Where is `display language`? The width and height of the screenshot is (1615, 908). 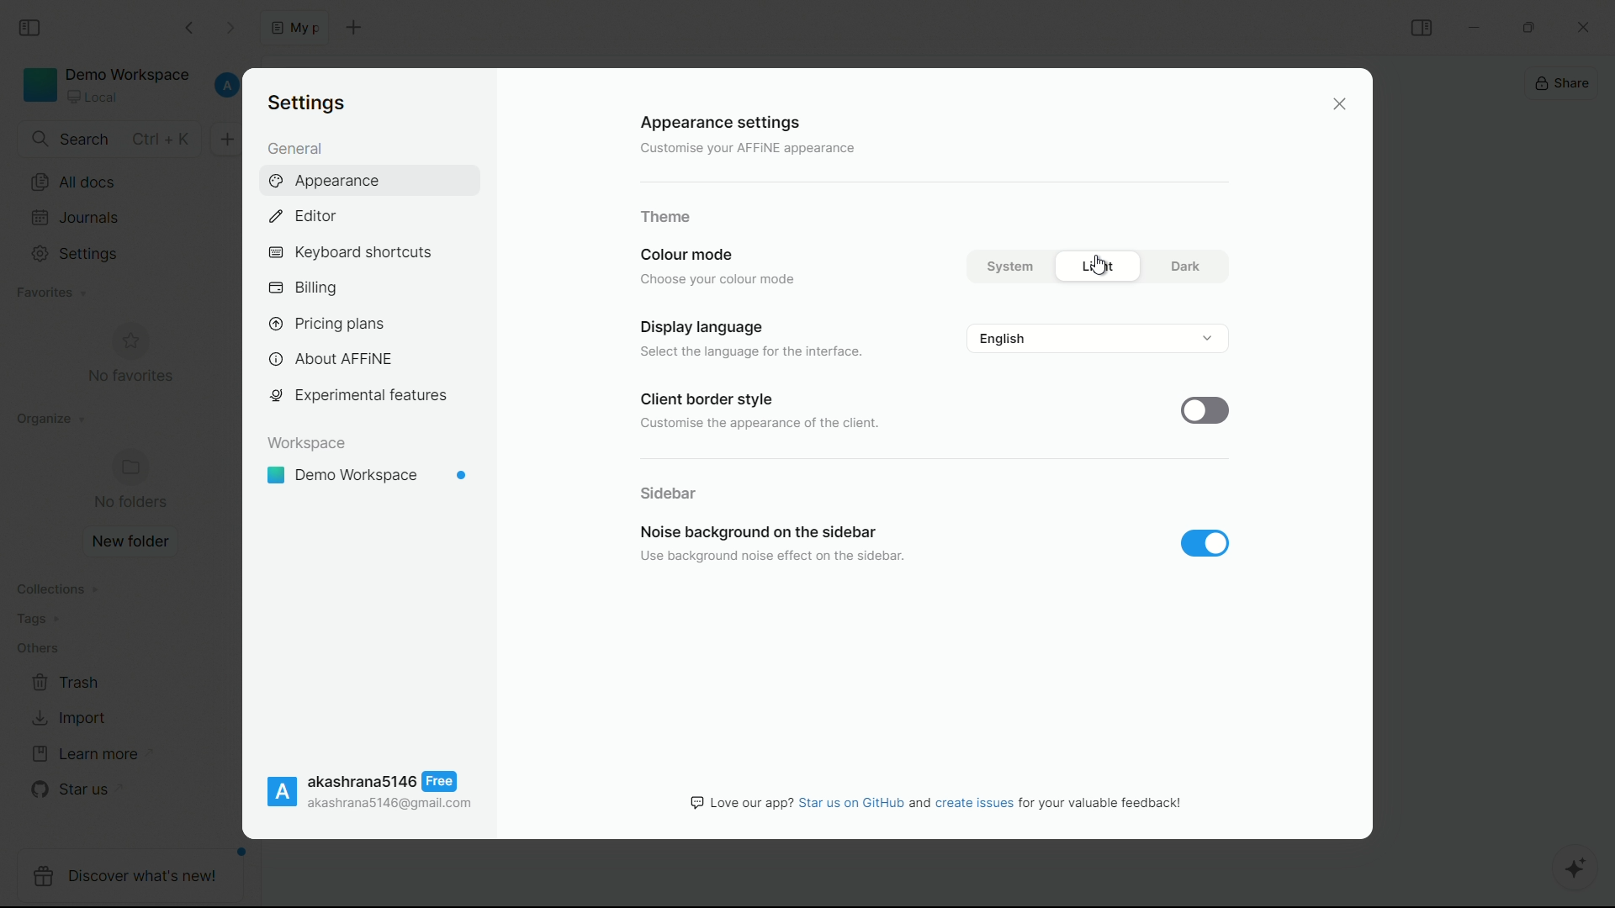
display language is located at coordinates (703, 328).